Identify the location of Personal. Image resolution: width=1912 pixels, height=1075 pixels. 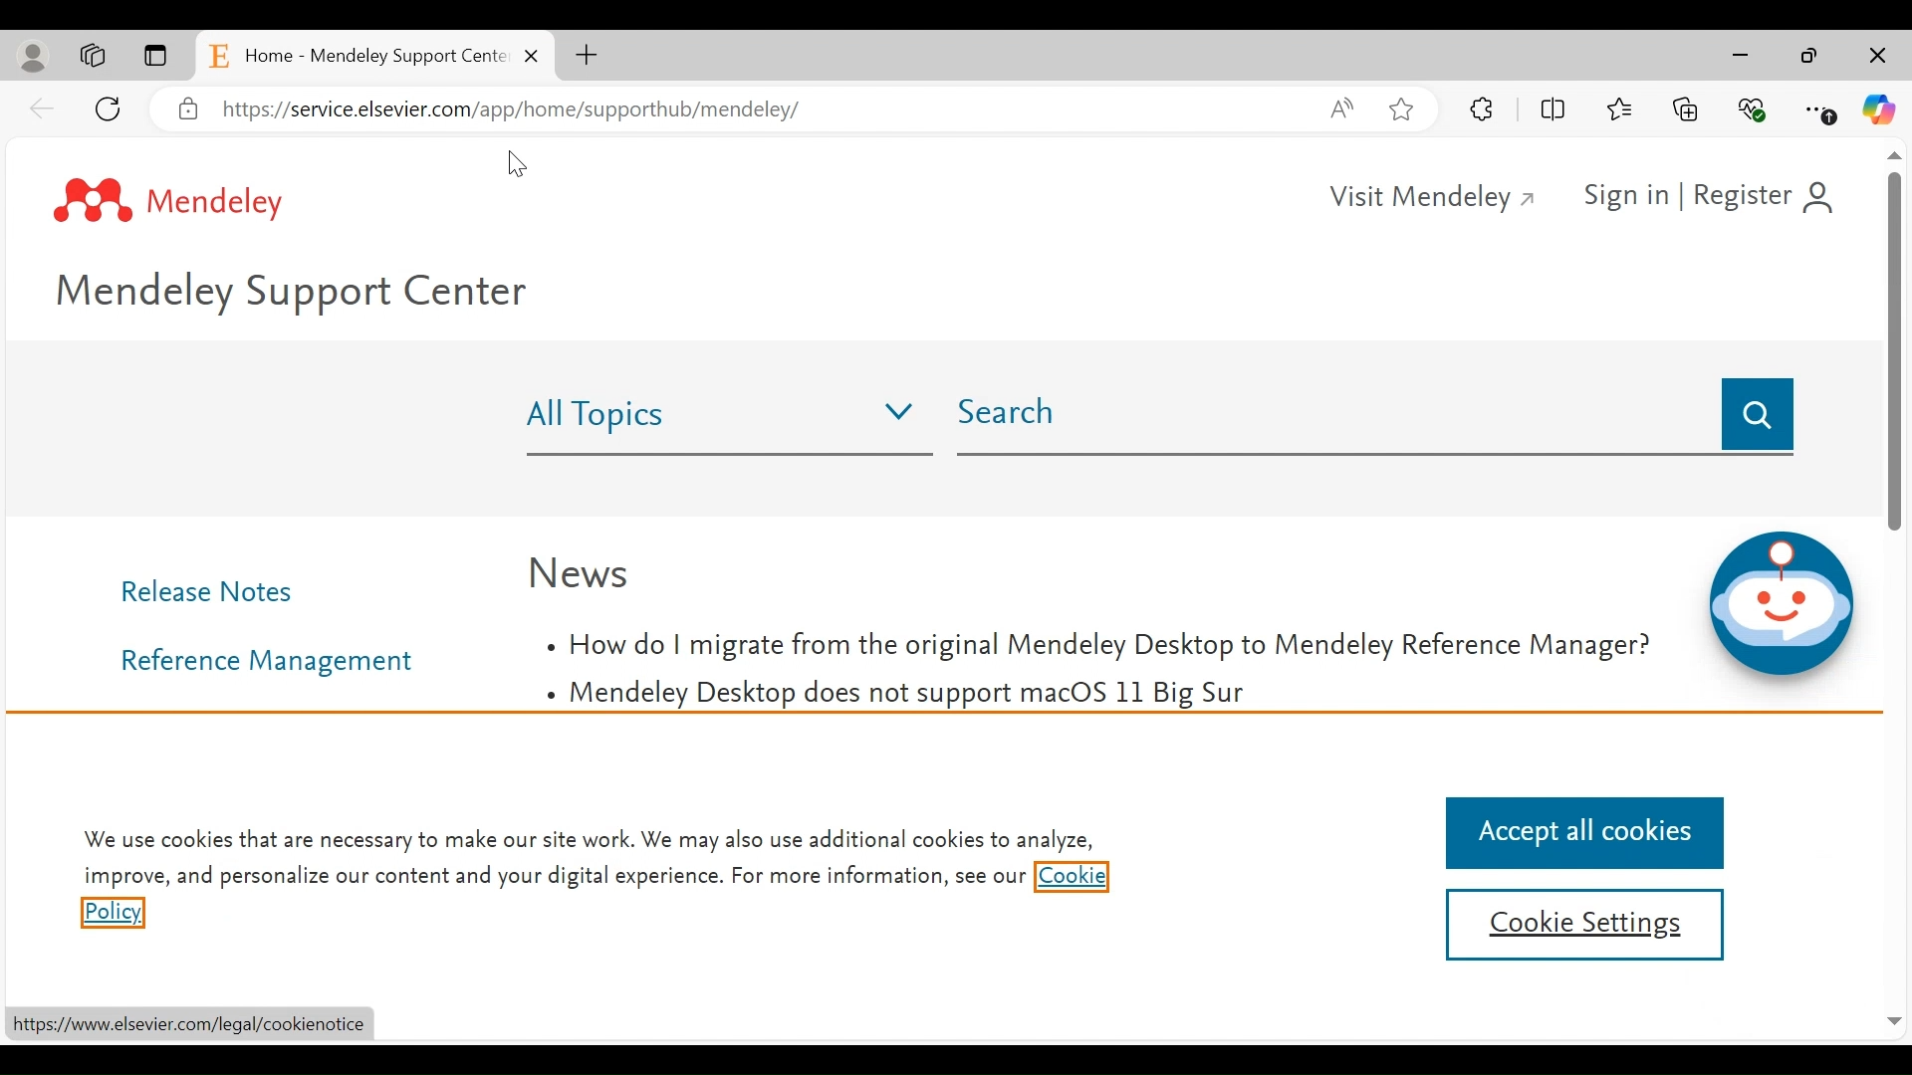
(33, 59).